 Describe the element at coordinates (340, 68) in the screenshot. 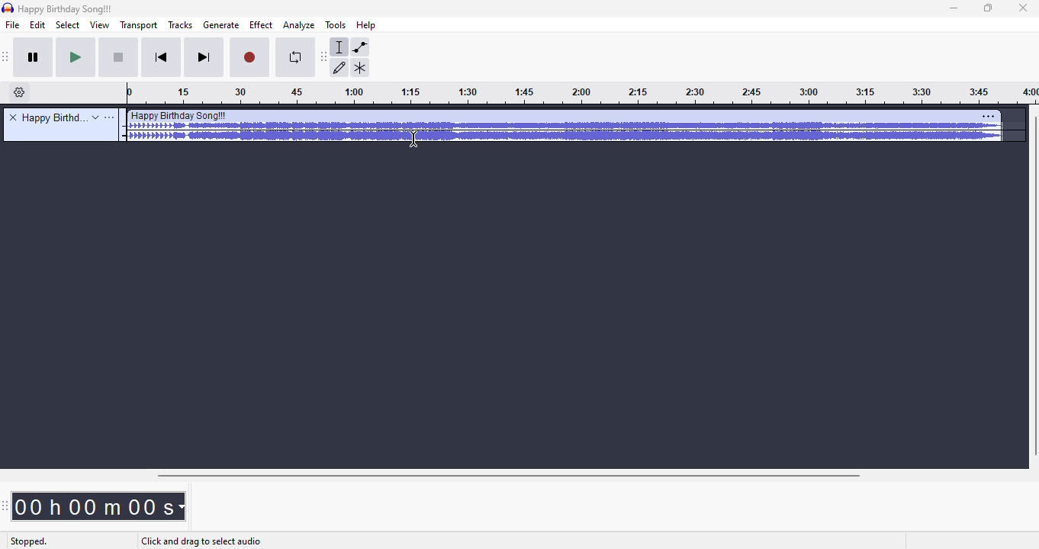

I see `draw tool` at that location.